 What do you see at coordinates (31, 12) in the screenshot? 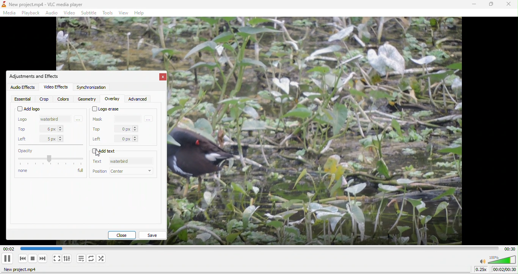
I see `playback` at bounding box center [31, 12].